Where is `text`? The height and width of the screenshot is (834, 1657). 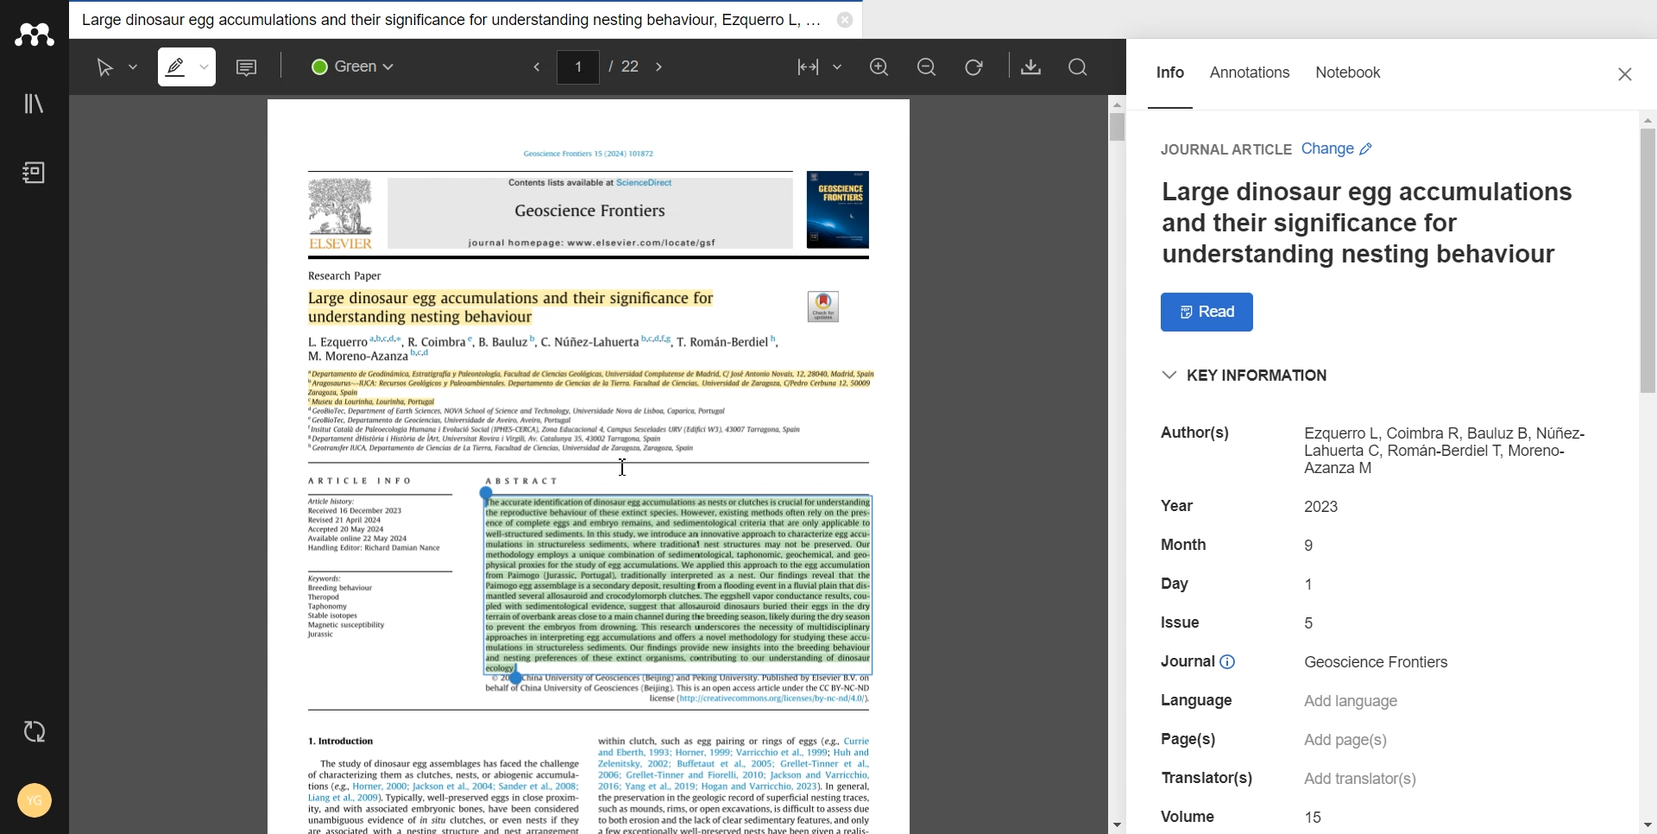
text is located at coordinates (1177, 504).